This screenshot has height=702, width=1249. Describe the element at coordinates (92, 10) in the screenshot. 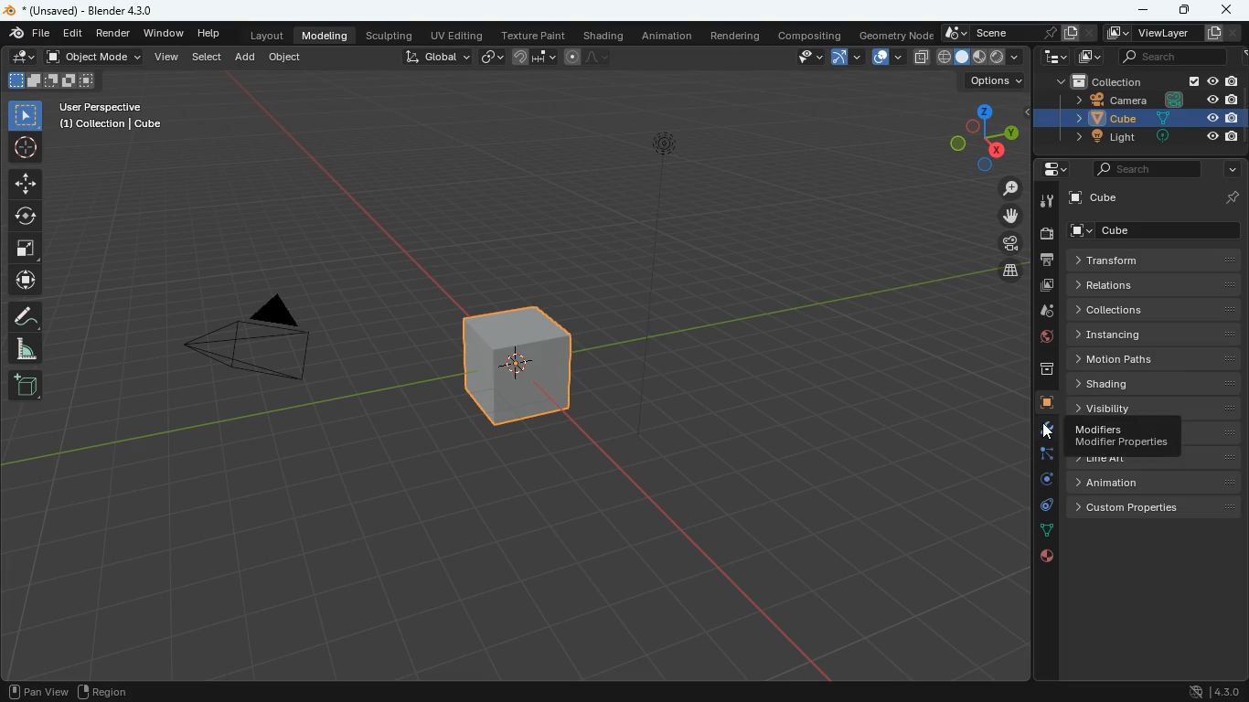

I see `` at that location.